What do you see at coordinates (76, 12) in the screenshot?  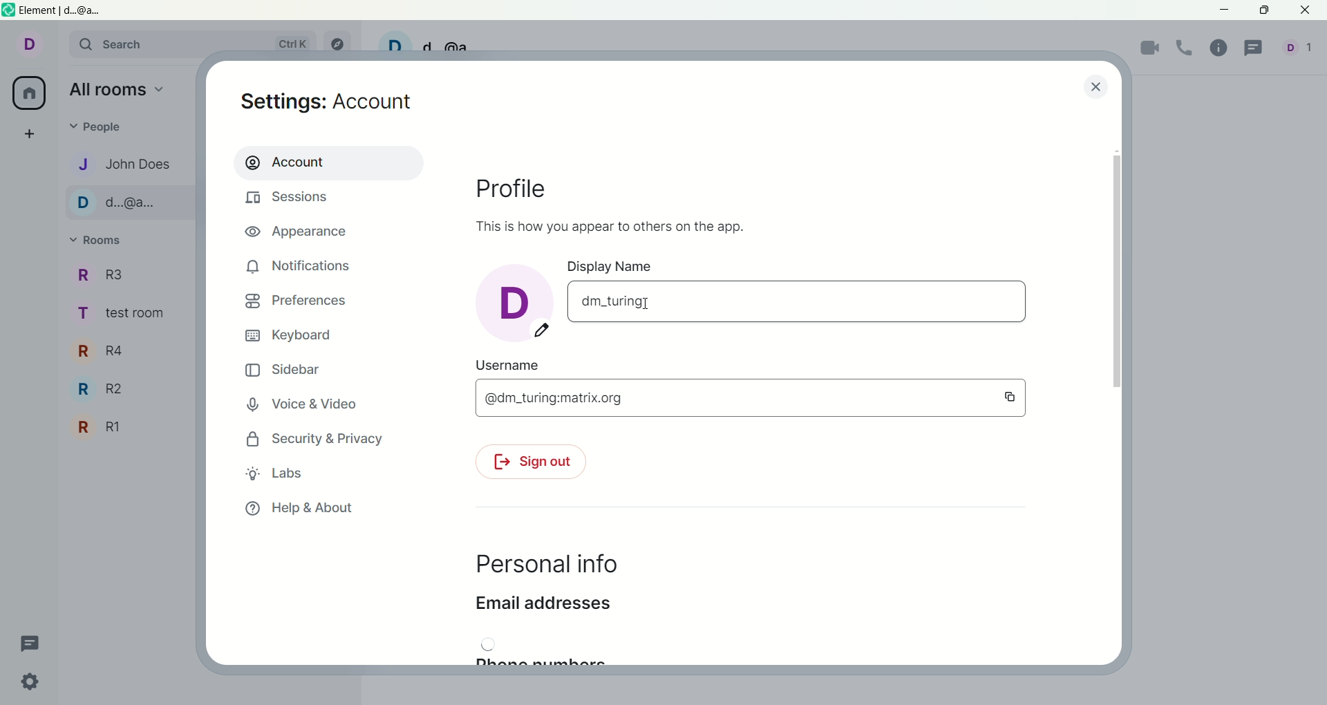 I see `element|d..@a..` at bounding box center [76, 12].